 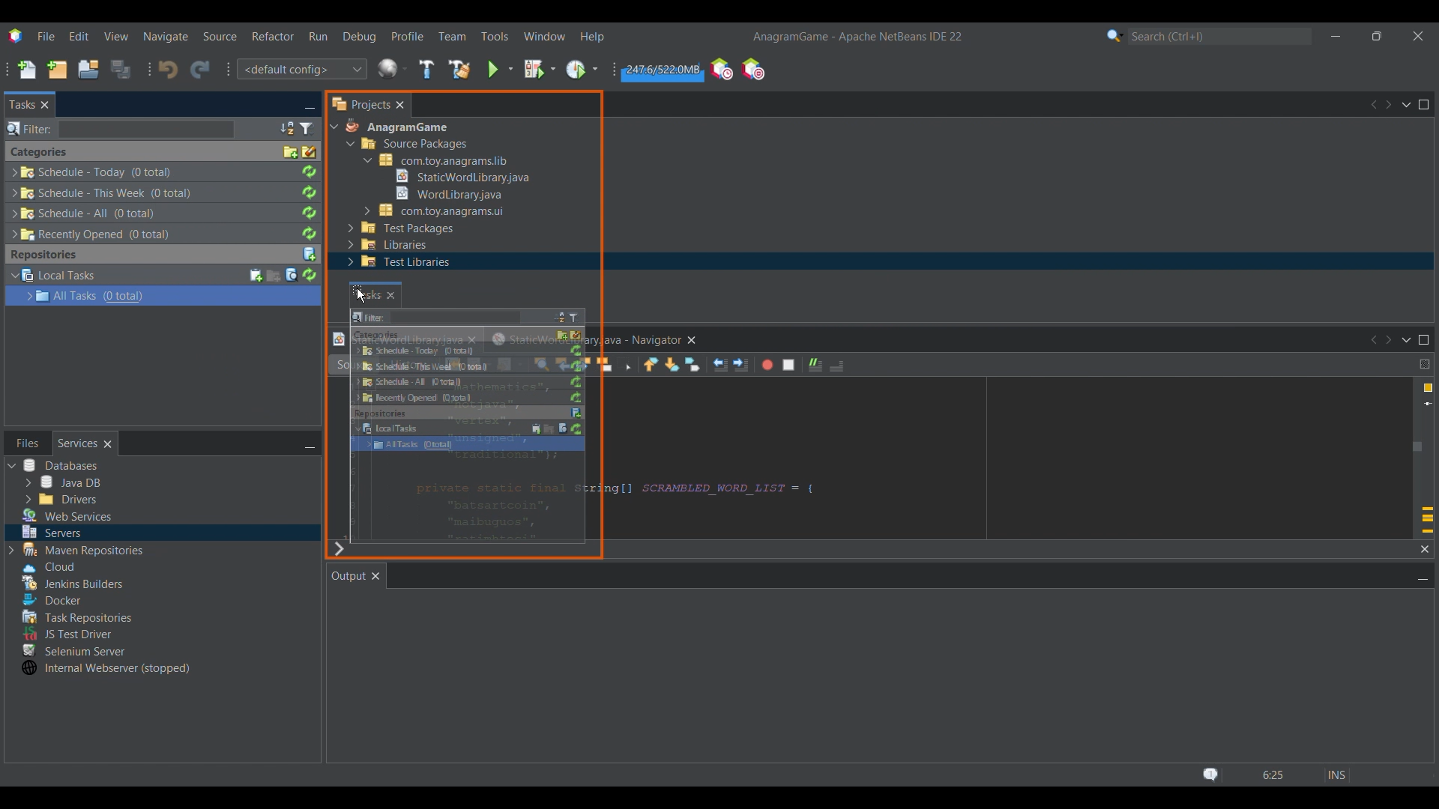 I want to click on Search box, so click(x=146, y=129).